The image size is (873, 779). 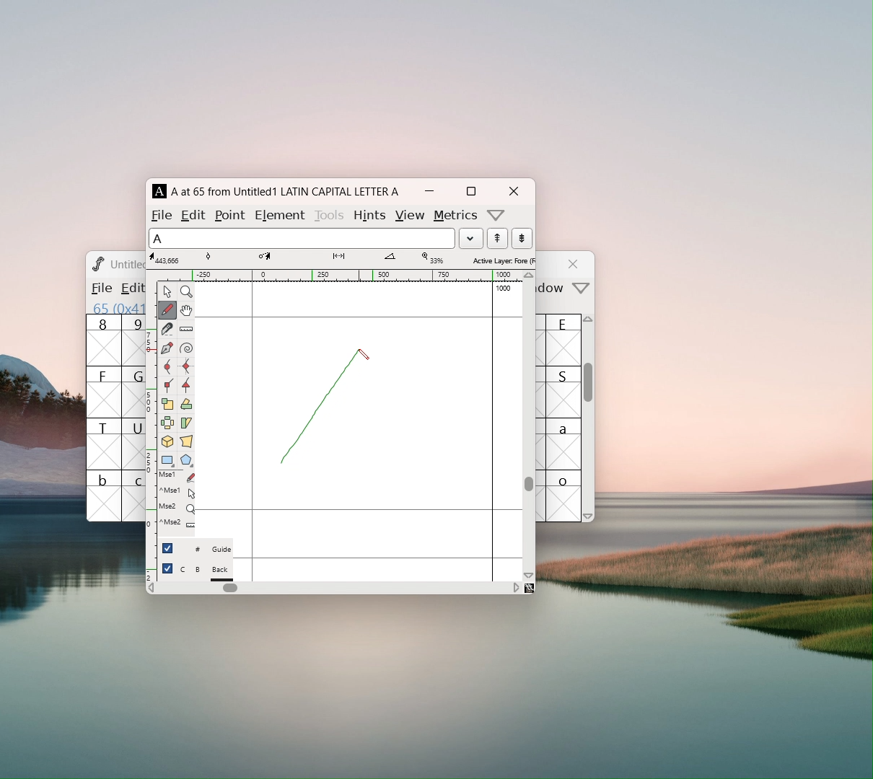 What do you see at coordinates (589, 389) in the screenshot?
I see `scrollbar` at bounding box center [589, 389].